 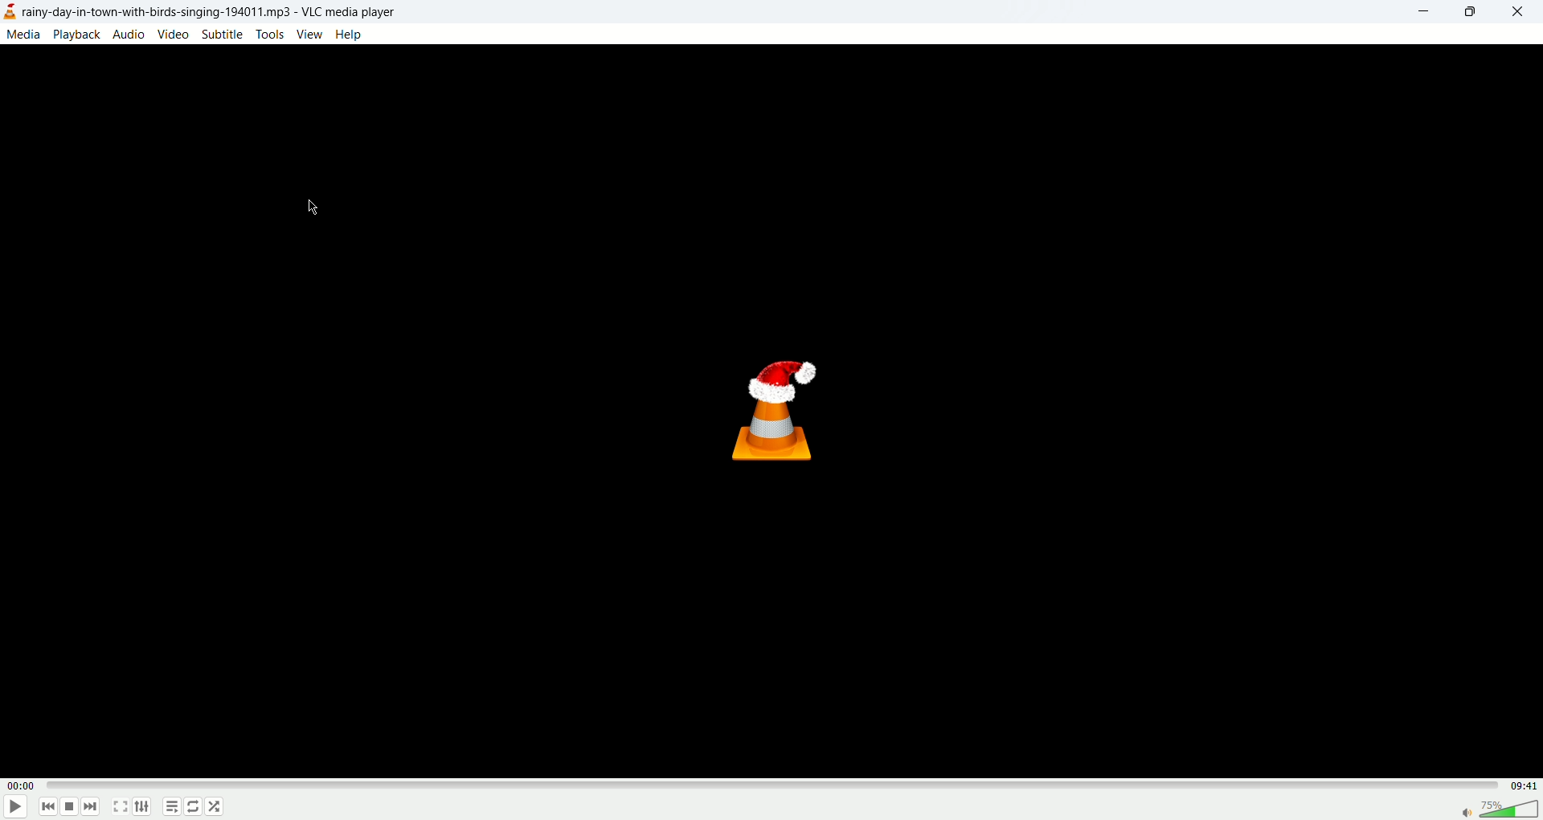 I want to click on maximize, so click(x=1470, y=13).